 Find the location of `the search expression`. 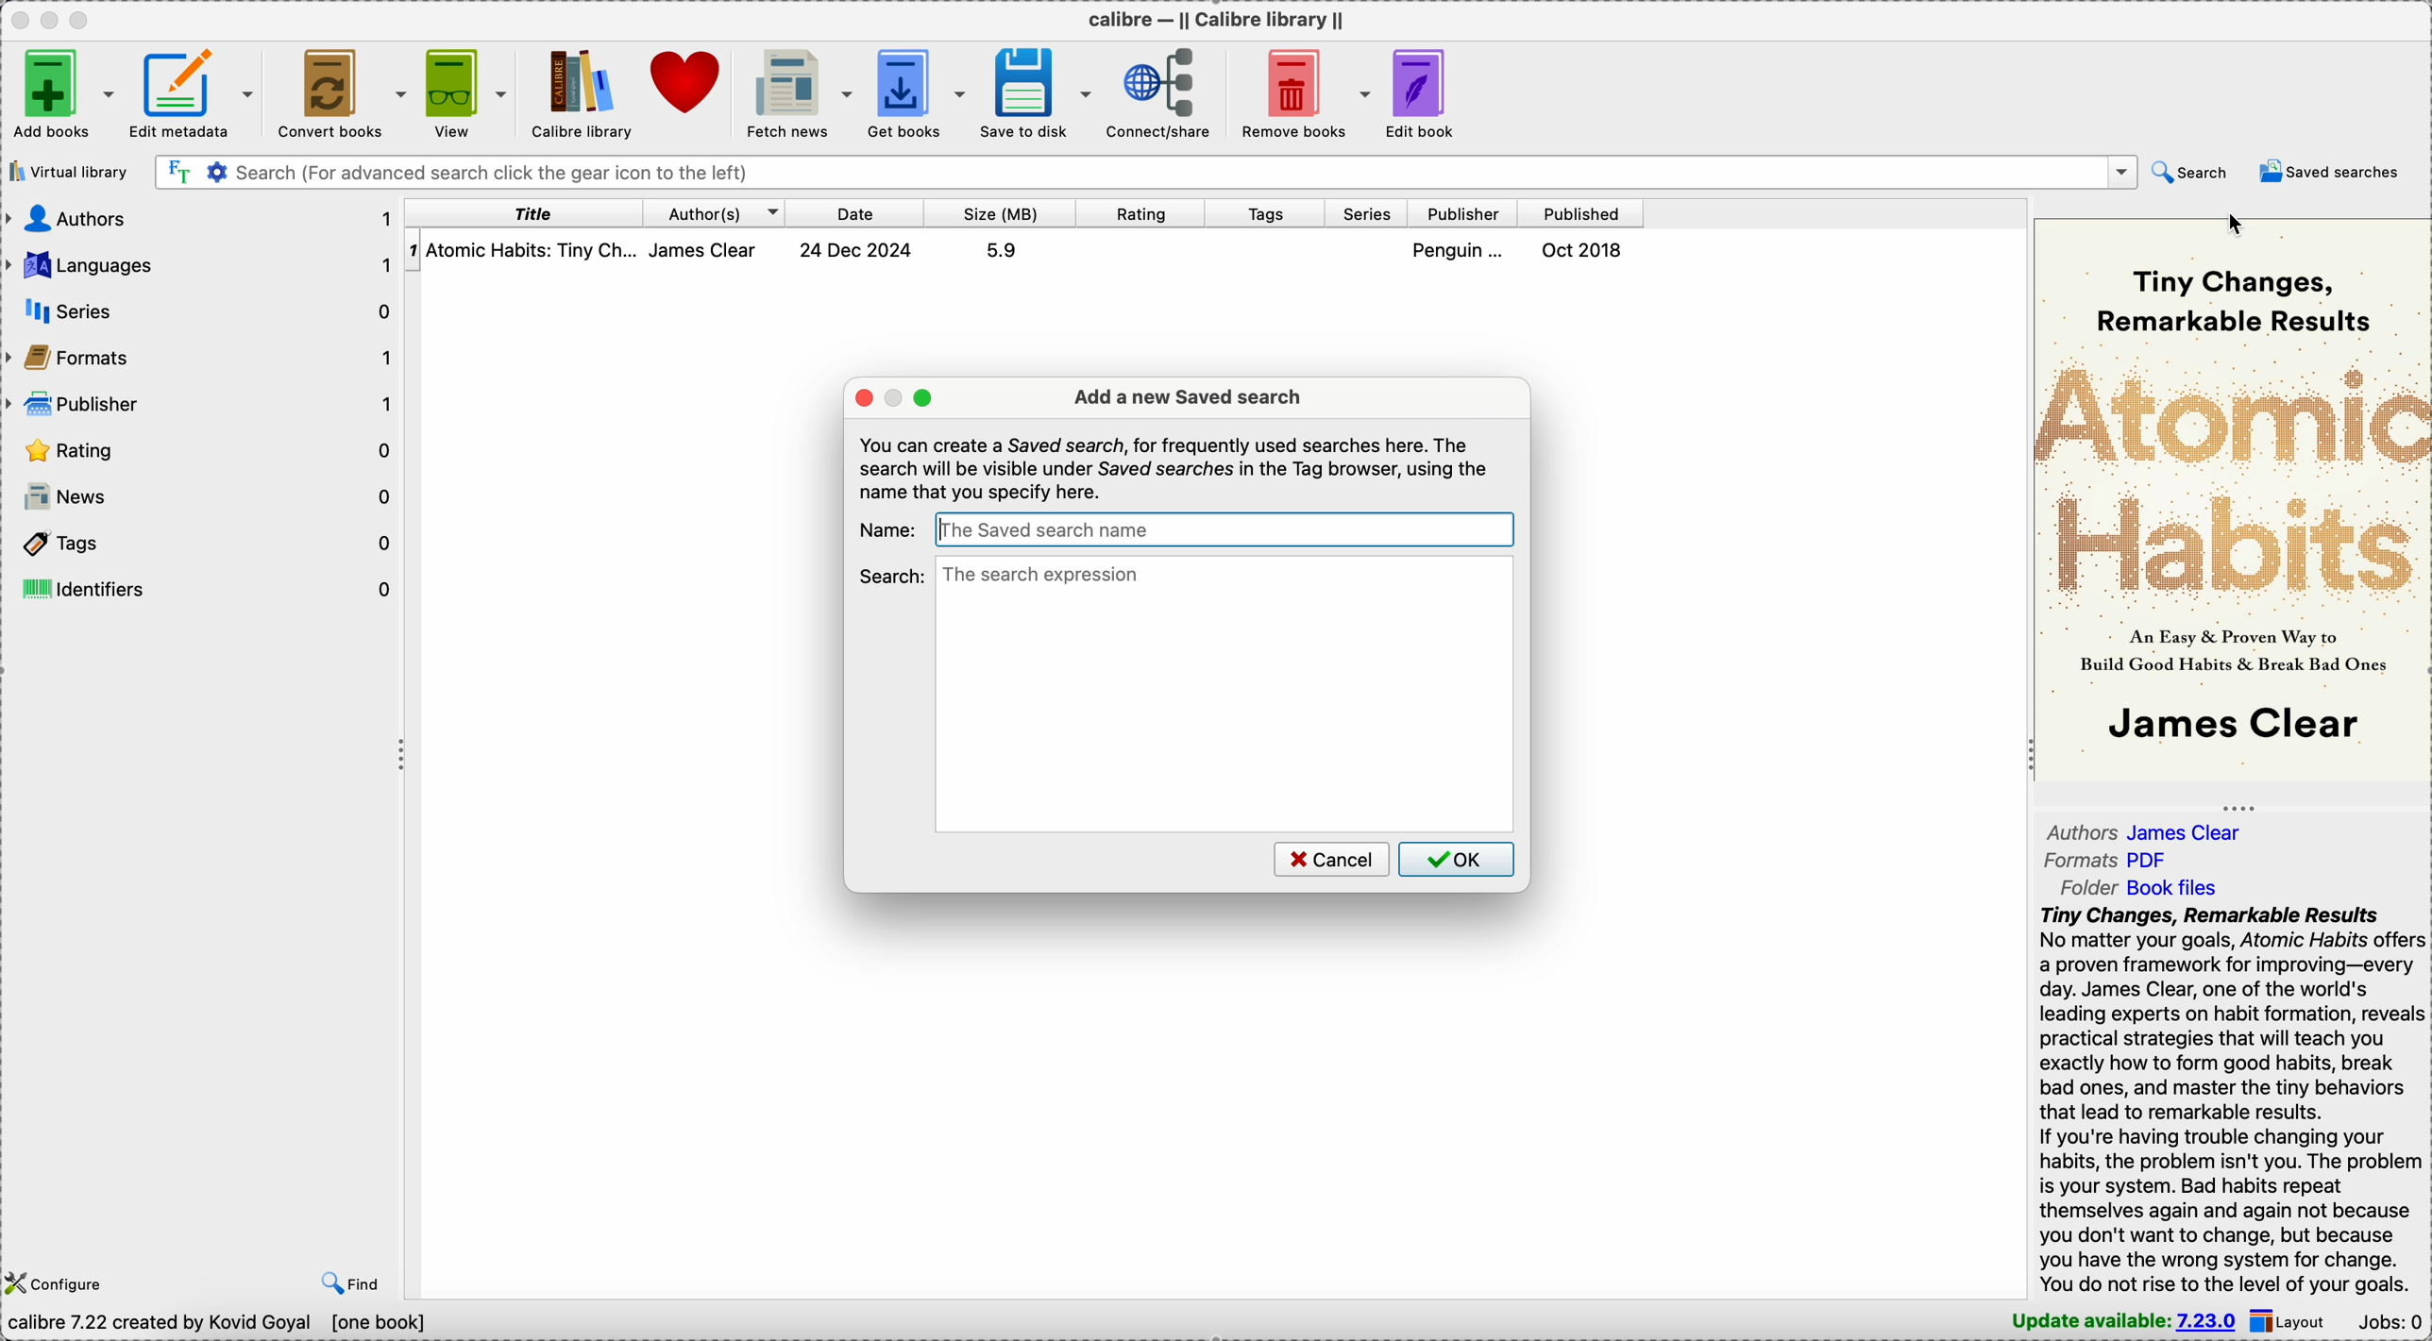

the search expression is located at coordinates (1225, 694).